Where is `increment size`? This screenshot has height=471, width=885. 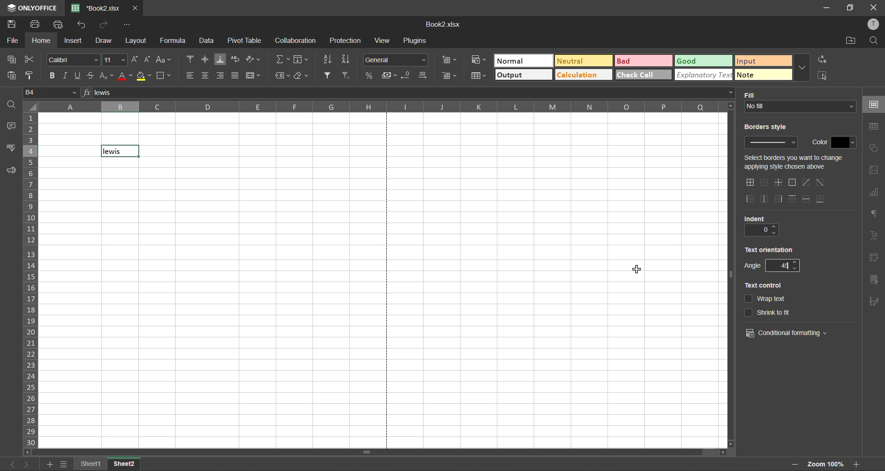
increment size is located at coordinates (135, 60).